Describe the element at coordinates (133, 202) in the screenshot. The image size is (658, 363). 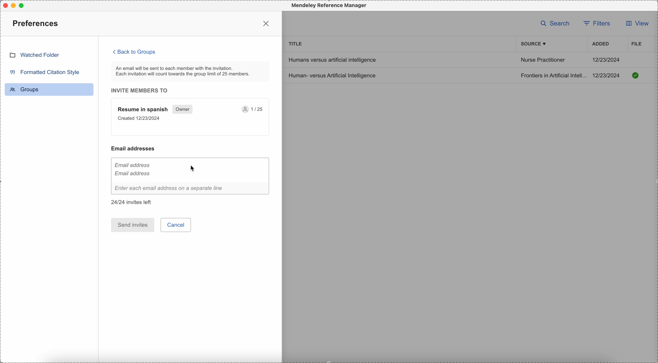
I see `24/24 invites left` at that location.